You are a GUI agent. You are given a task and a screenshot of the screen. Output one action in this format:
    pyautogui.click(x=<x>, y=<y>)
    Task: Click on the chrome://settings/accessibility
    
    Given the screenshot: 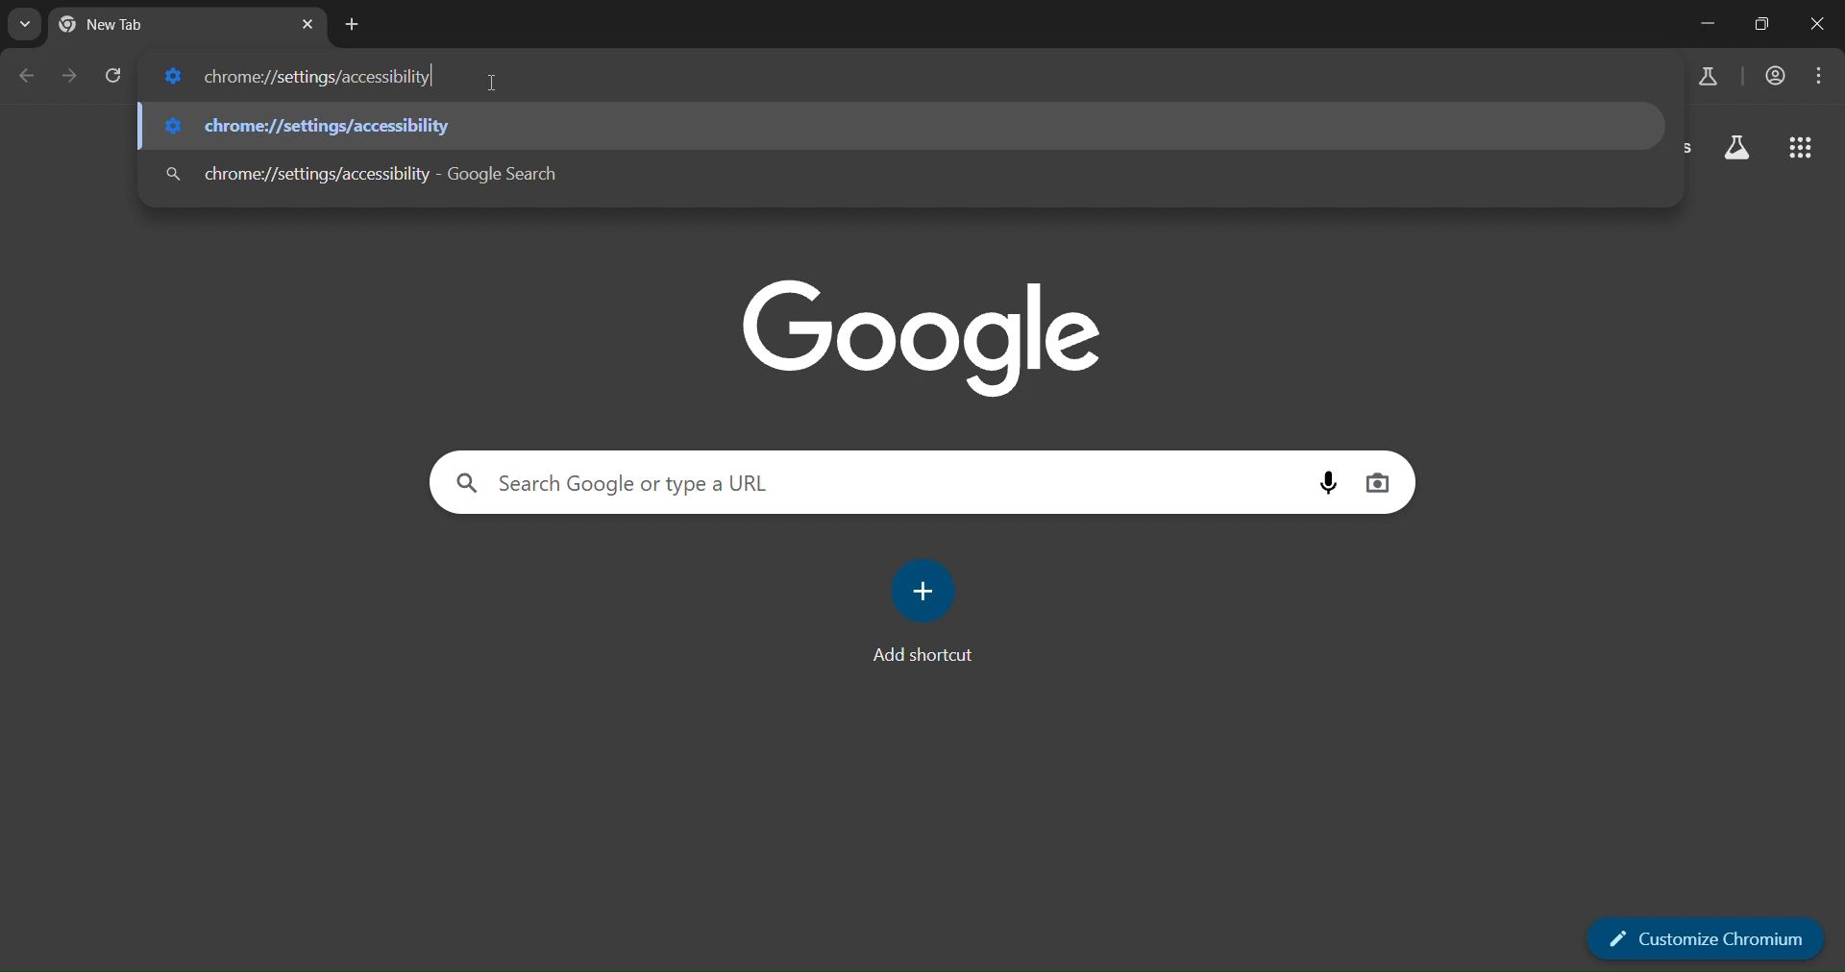 What is the action you would take?
    pyautogui.click(x=309, y=121)
    